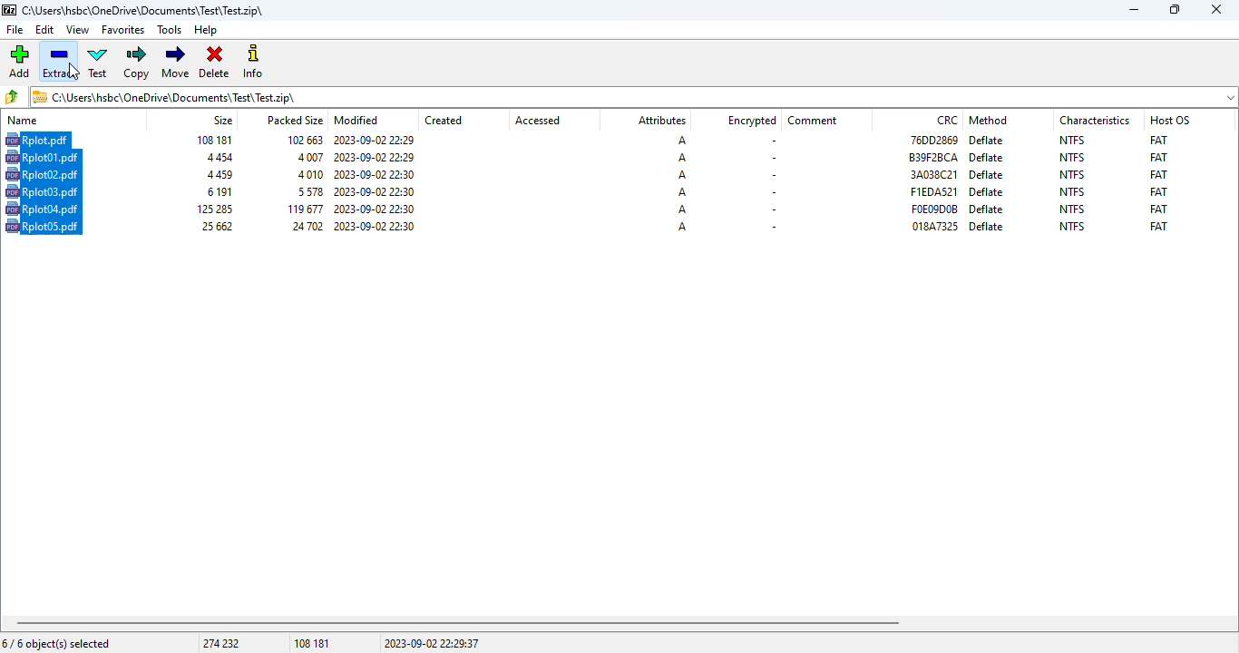 This screenshot has width=1239, height=653. Describe the element at coordinates (375, 209) in the screenshot. I see `modified date & time` at that location.